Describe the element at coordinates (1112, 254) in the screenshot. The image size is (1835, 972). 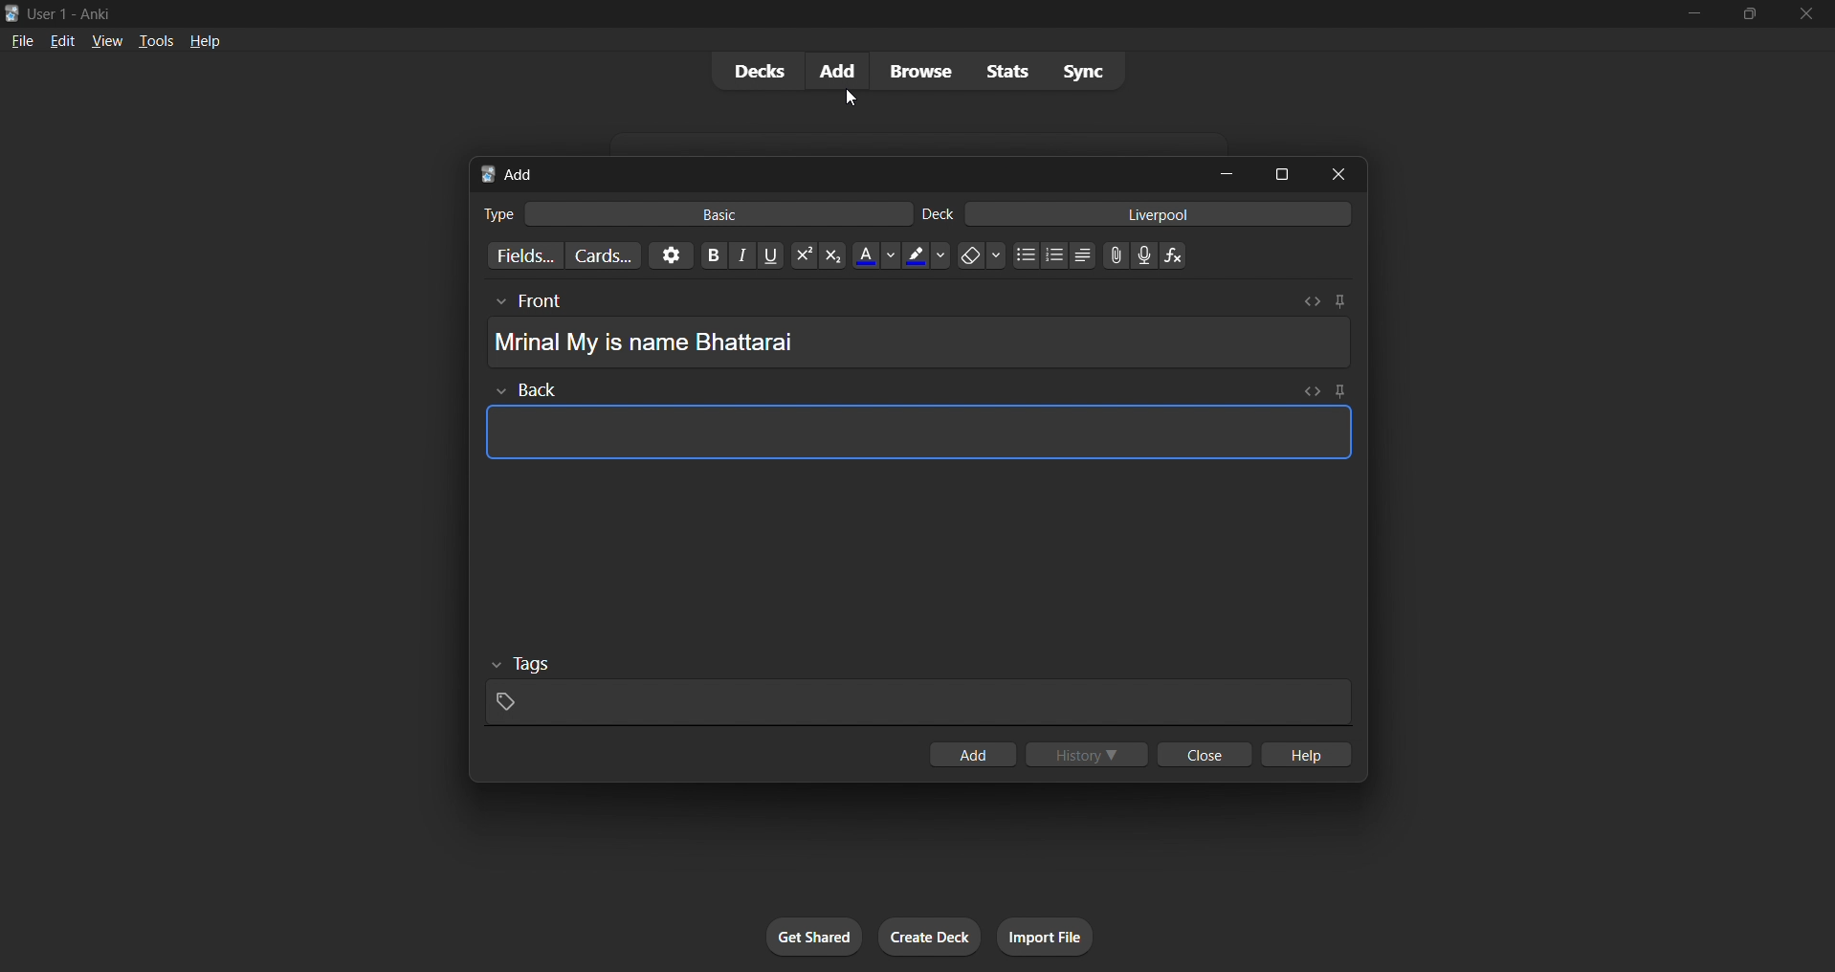
I see `insert photos` at that location.